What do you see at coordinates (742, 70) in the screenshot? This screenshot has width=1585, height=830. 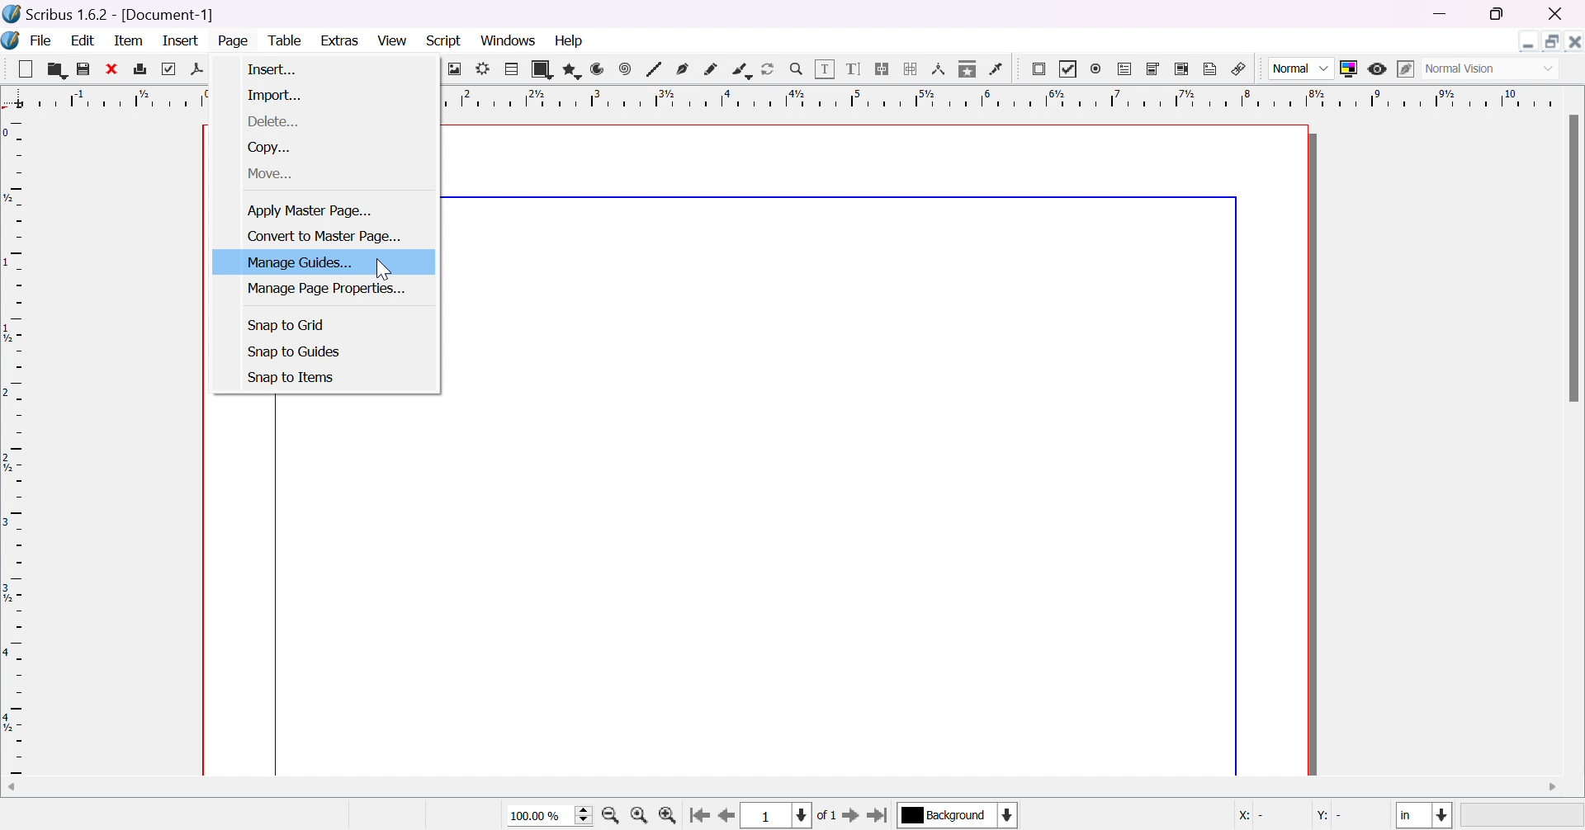 I see `calligraphic line` at bounding box center [742, 70].